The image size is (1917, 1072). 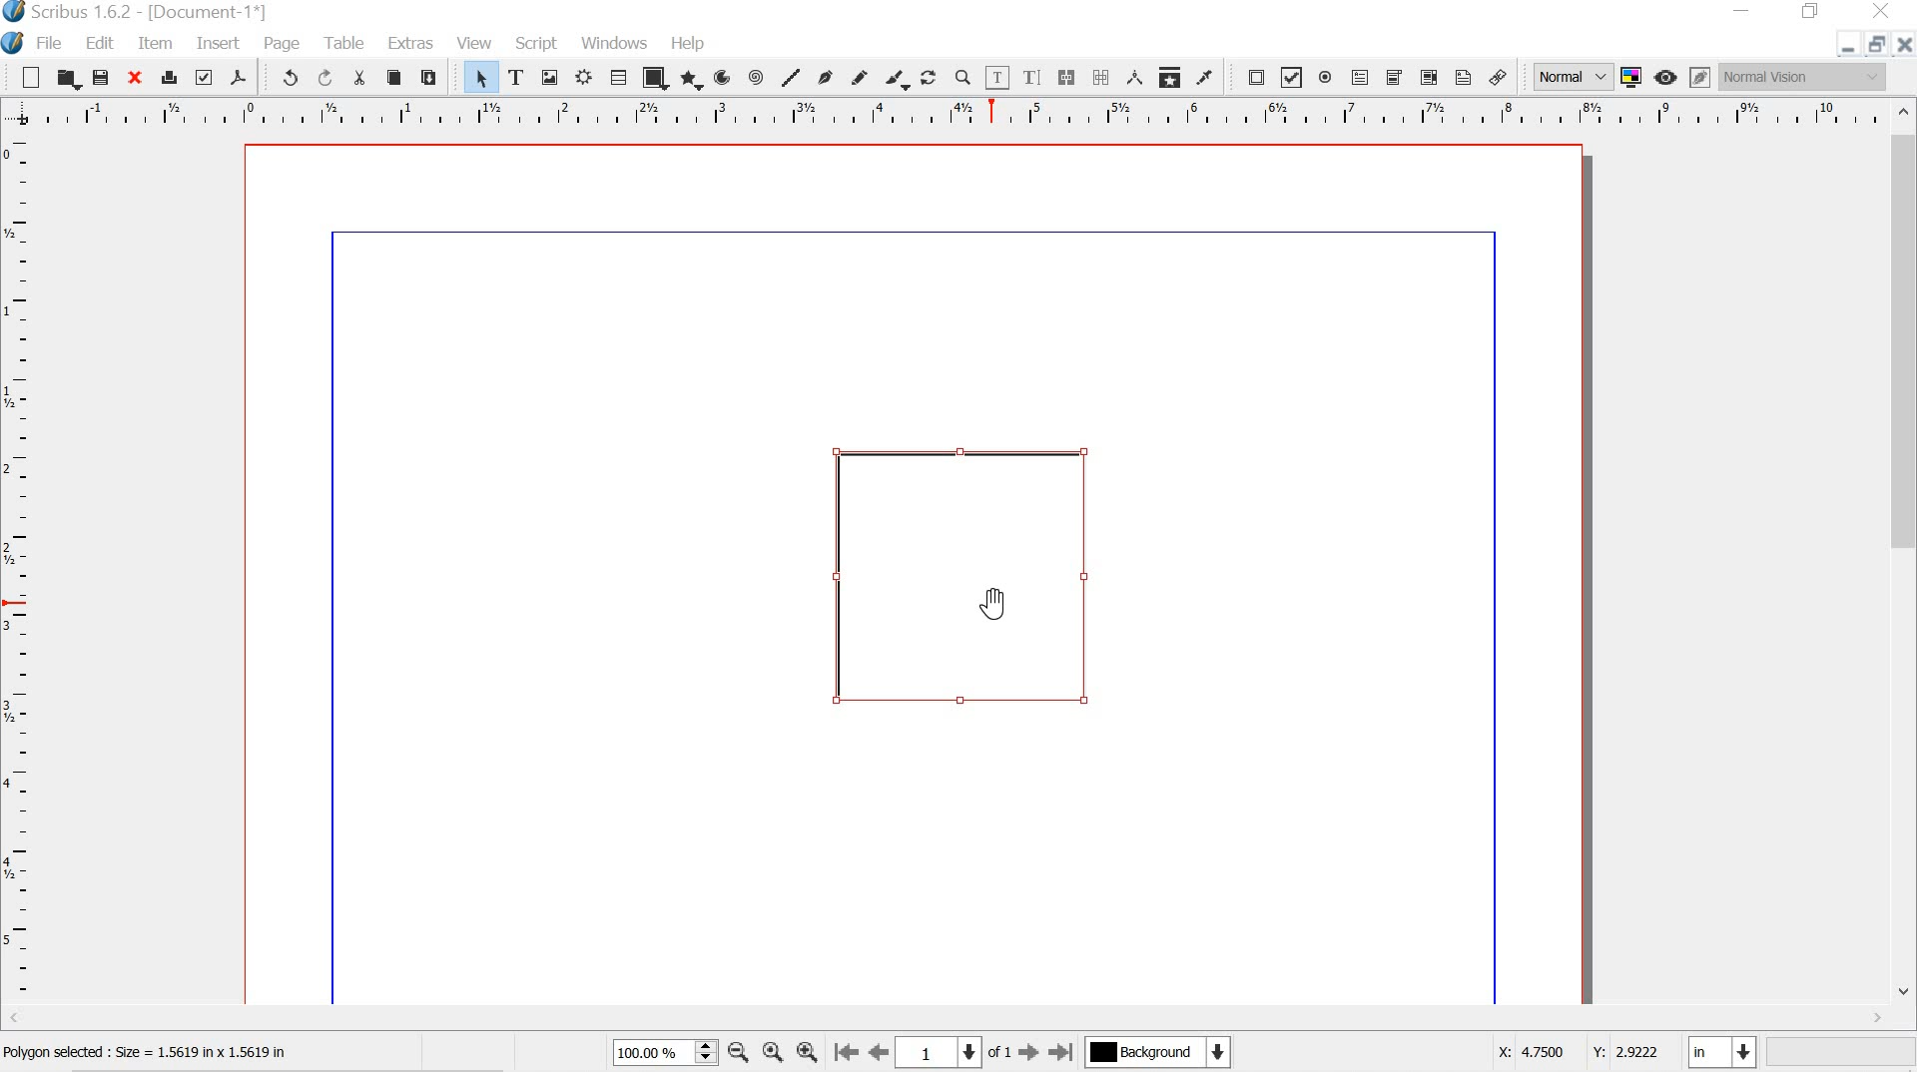 What do you see at coordinates (738, 1051) in the screenshot?
I see `zoom out` at bounding box center [738, 1051].